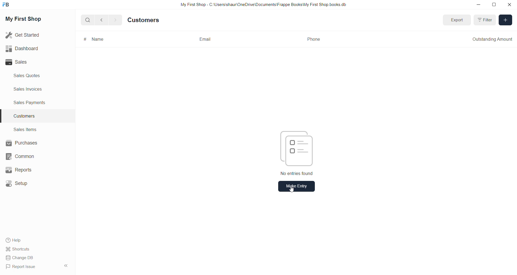 This screenshot has width=517, height=275. I want to click on sales invoices , so click(27, 90).